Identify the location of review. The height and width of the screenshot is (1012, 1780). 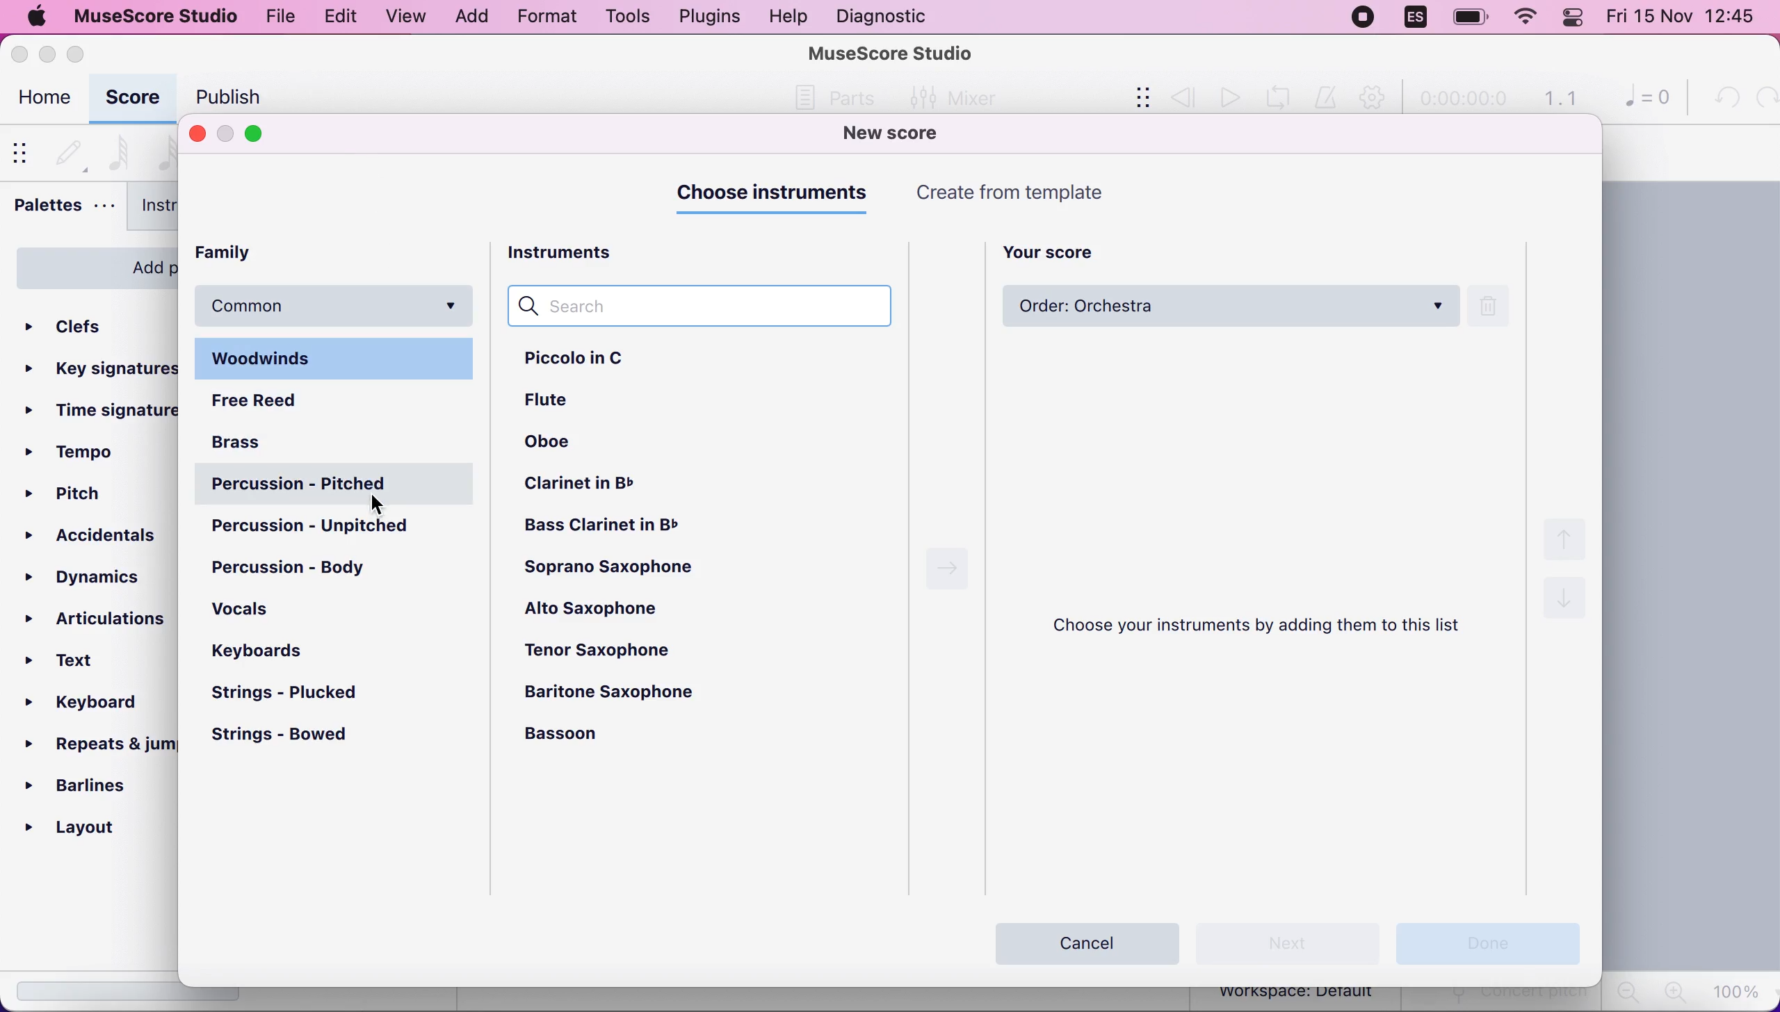
(1183, 97).